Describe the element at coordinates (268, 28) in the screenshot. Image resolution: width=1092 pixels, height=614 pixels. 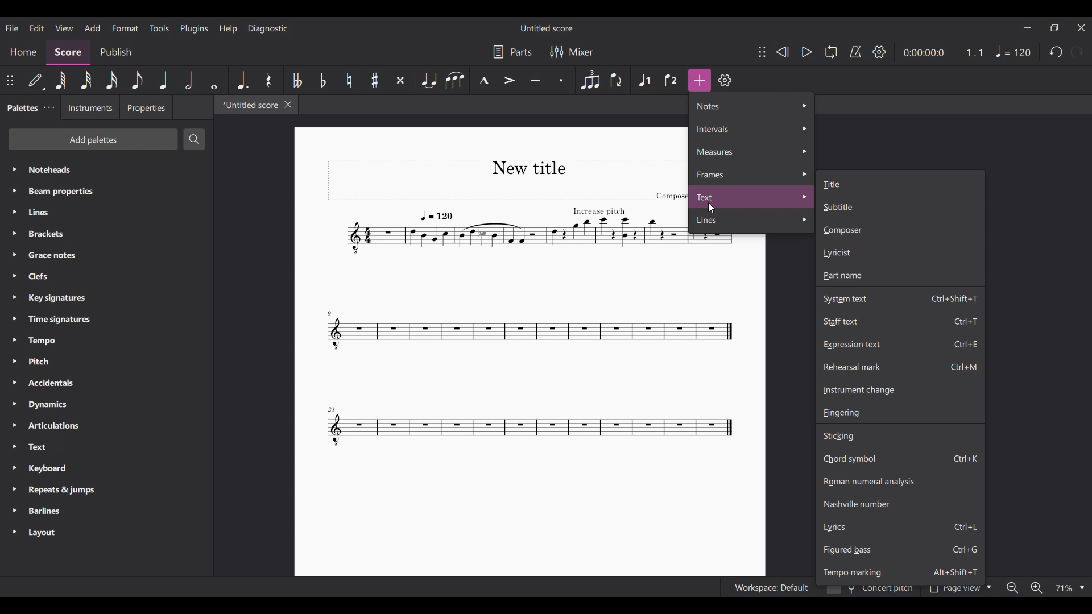
I see `Diagnostic menu` at that location.